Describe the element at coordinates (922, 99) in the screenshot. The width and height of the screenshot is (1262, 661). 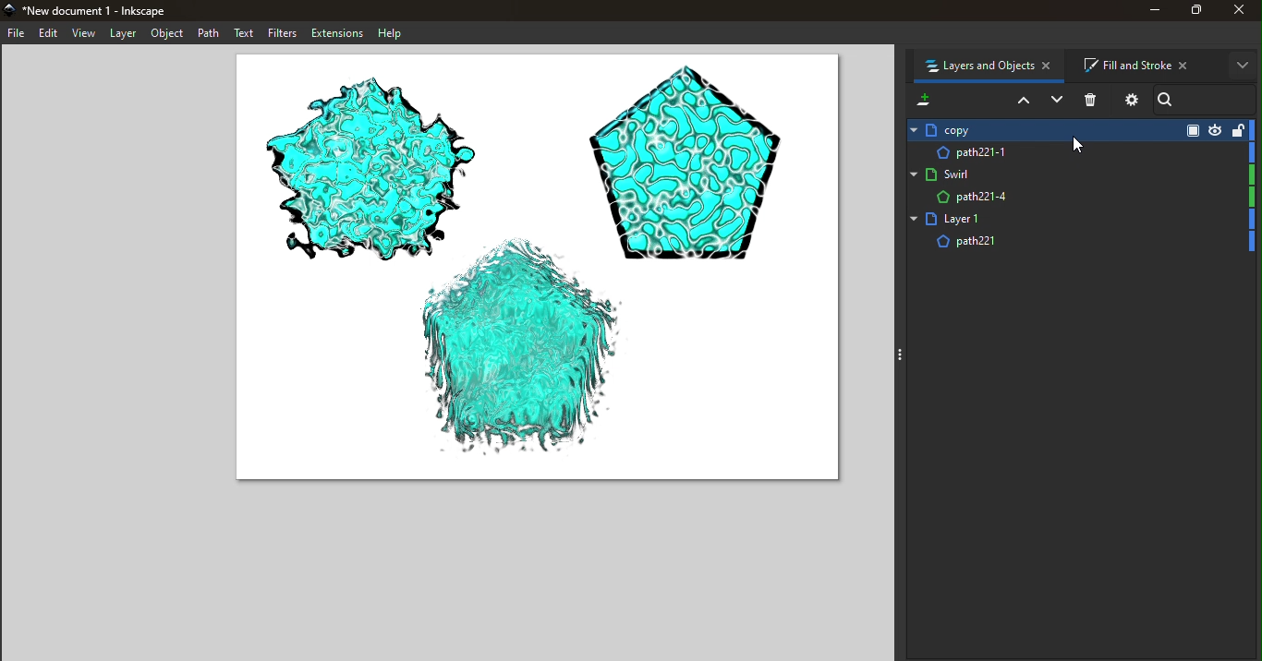
I see `Add new layer` at that location.